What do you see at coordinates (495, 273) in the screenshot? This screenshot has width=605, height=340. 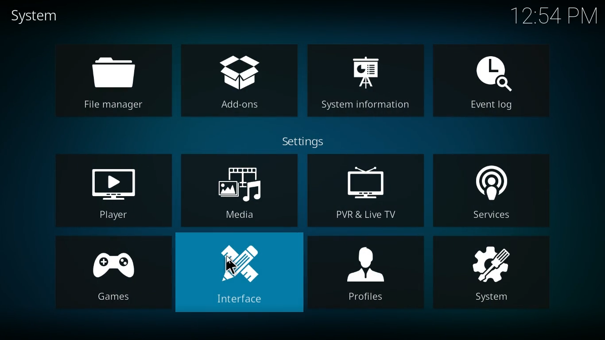 I see `system` at bounding box center [495, 273].